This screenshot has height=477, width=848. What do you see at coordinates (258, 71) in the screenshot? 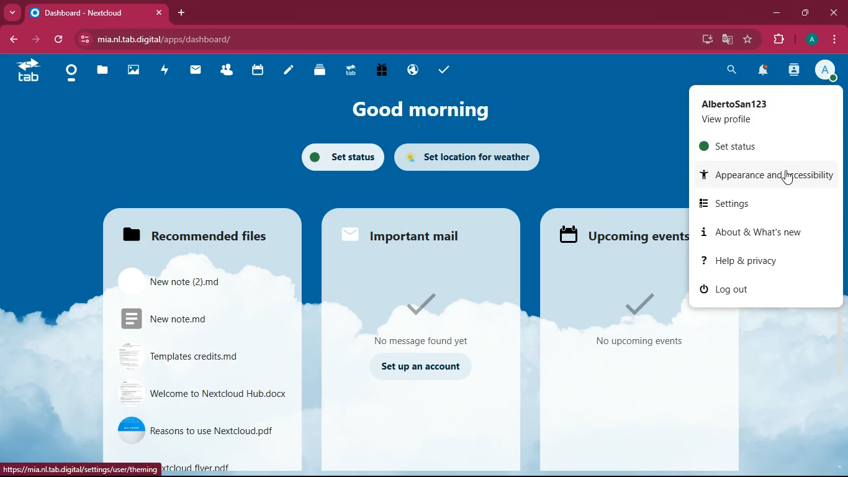
I see `calendar` at bounding box center [258, 71].